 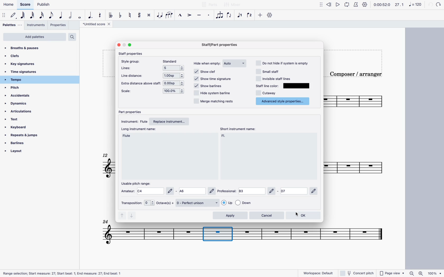 I want to click on up, so click(x=122, y=216).